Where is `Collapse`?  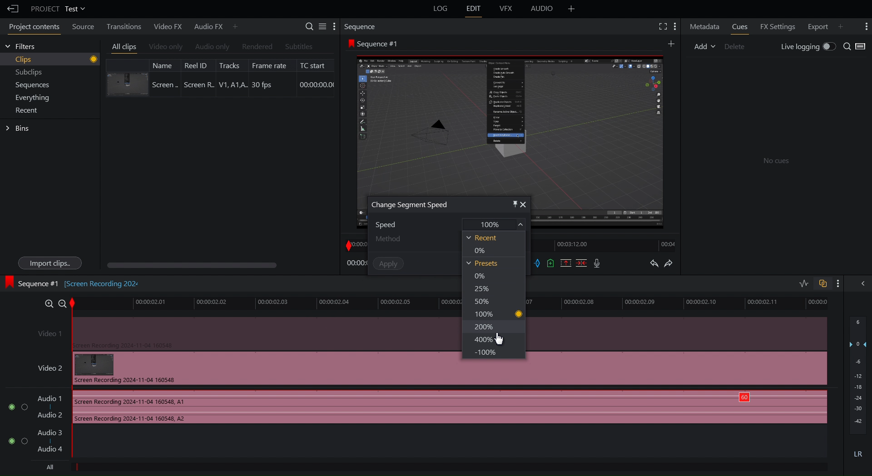
Collapse is located at coordinates (861, 283).